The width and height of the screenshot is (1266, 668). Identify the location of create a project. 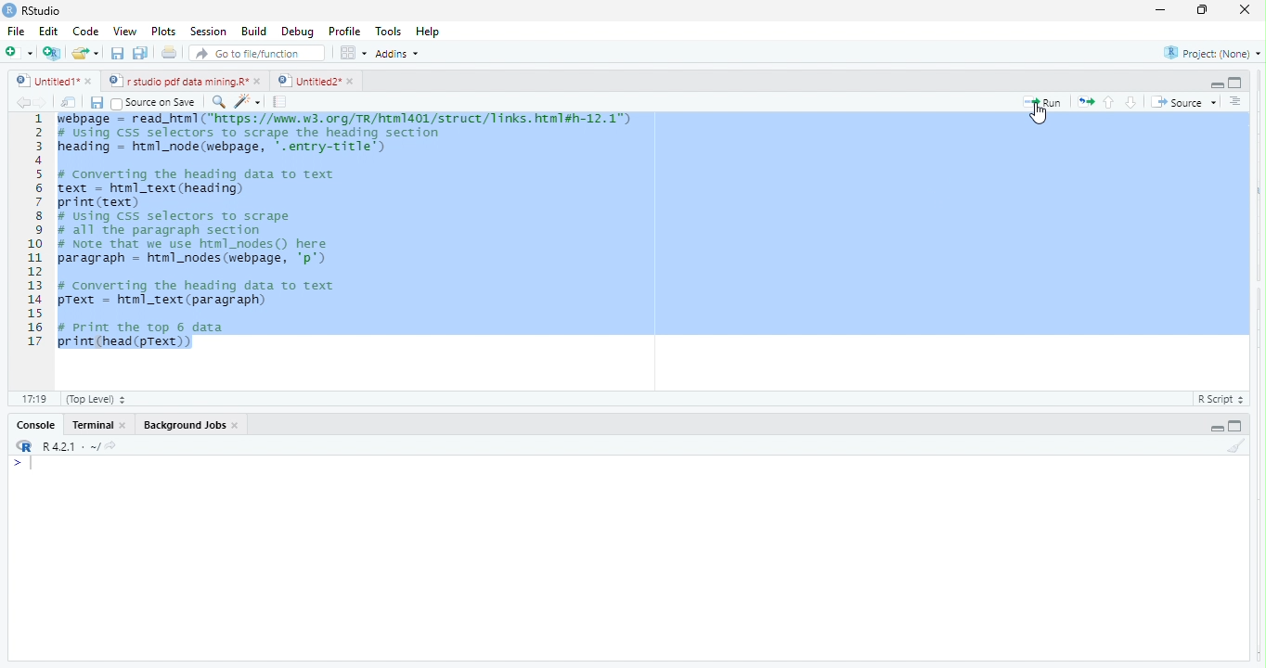
(50, 53).